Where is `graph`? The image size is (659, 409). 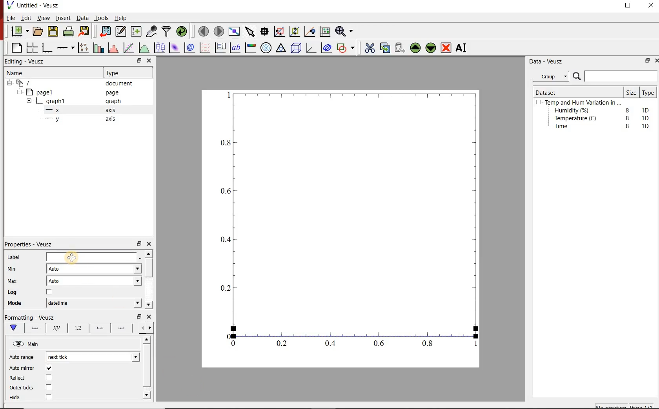 graph is located at coordinates (113, 102).